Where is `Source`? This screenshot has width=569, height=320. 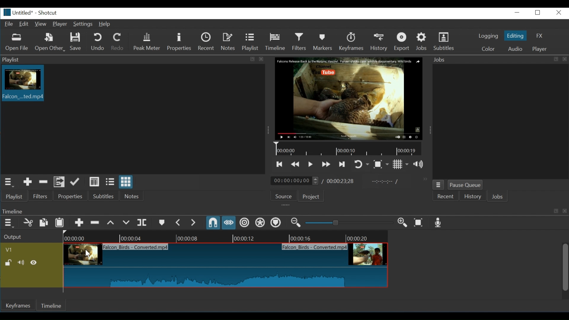 Source is located at coordinates (284, 197).